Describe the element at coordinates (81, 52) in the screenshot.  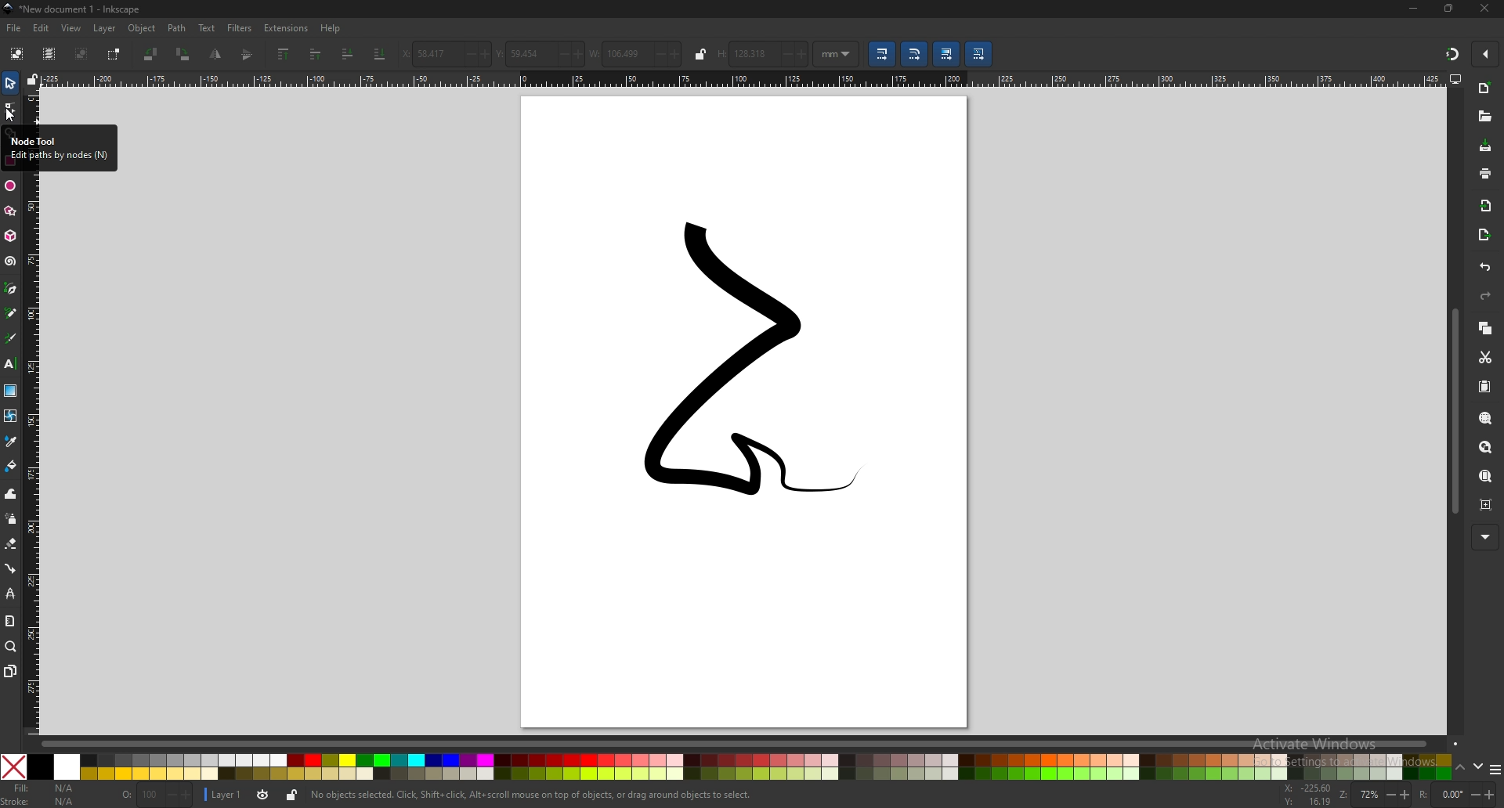
I see `deselect` at that location.